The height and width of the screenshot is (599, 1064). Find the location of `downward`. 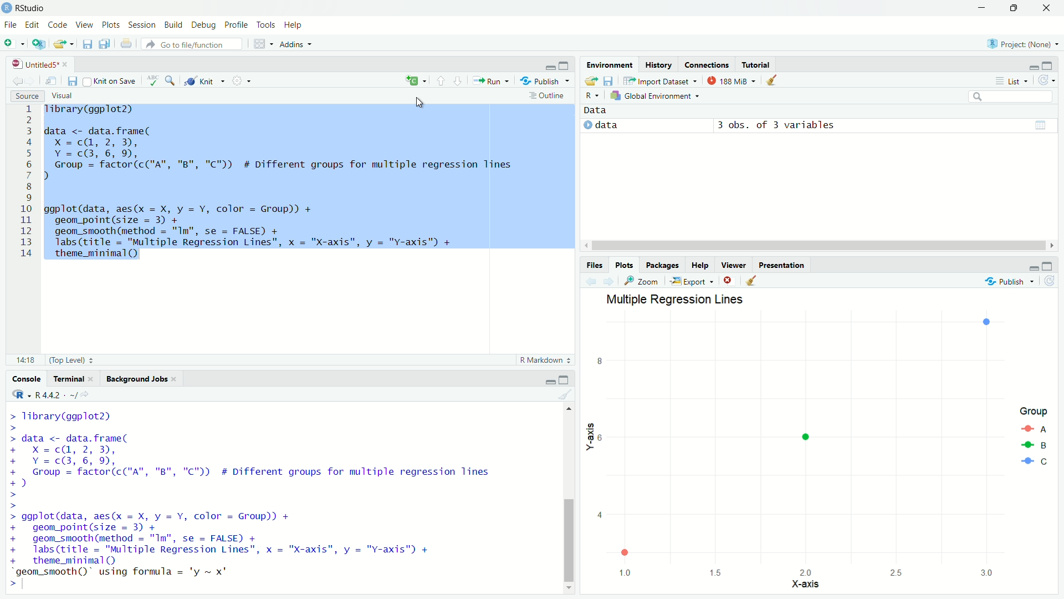

downward is located at coordinates (461, 83).